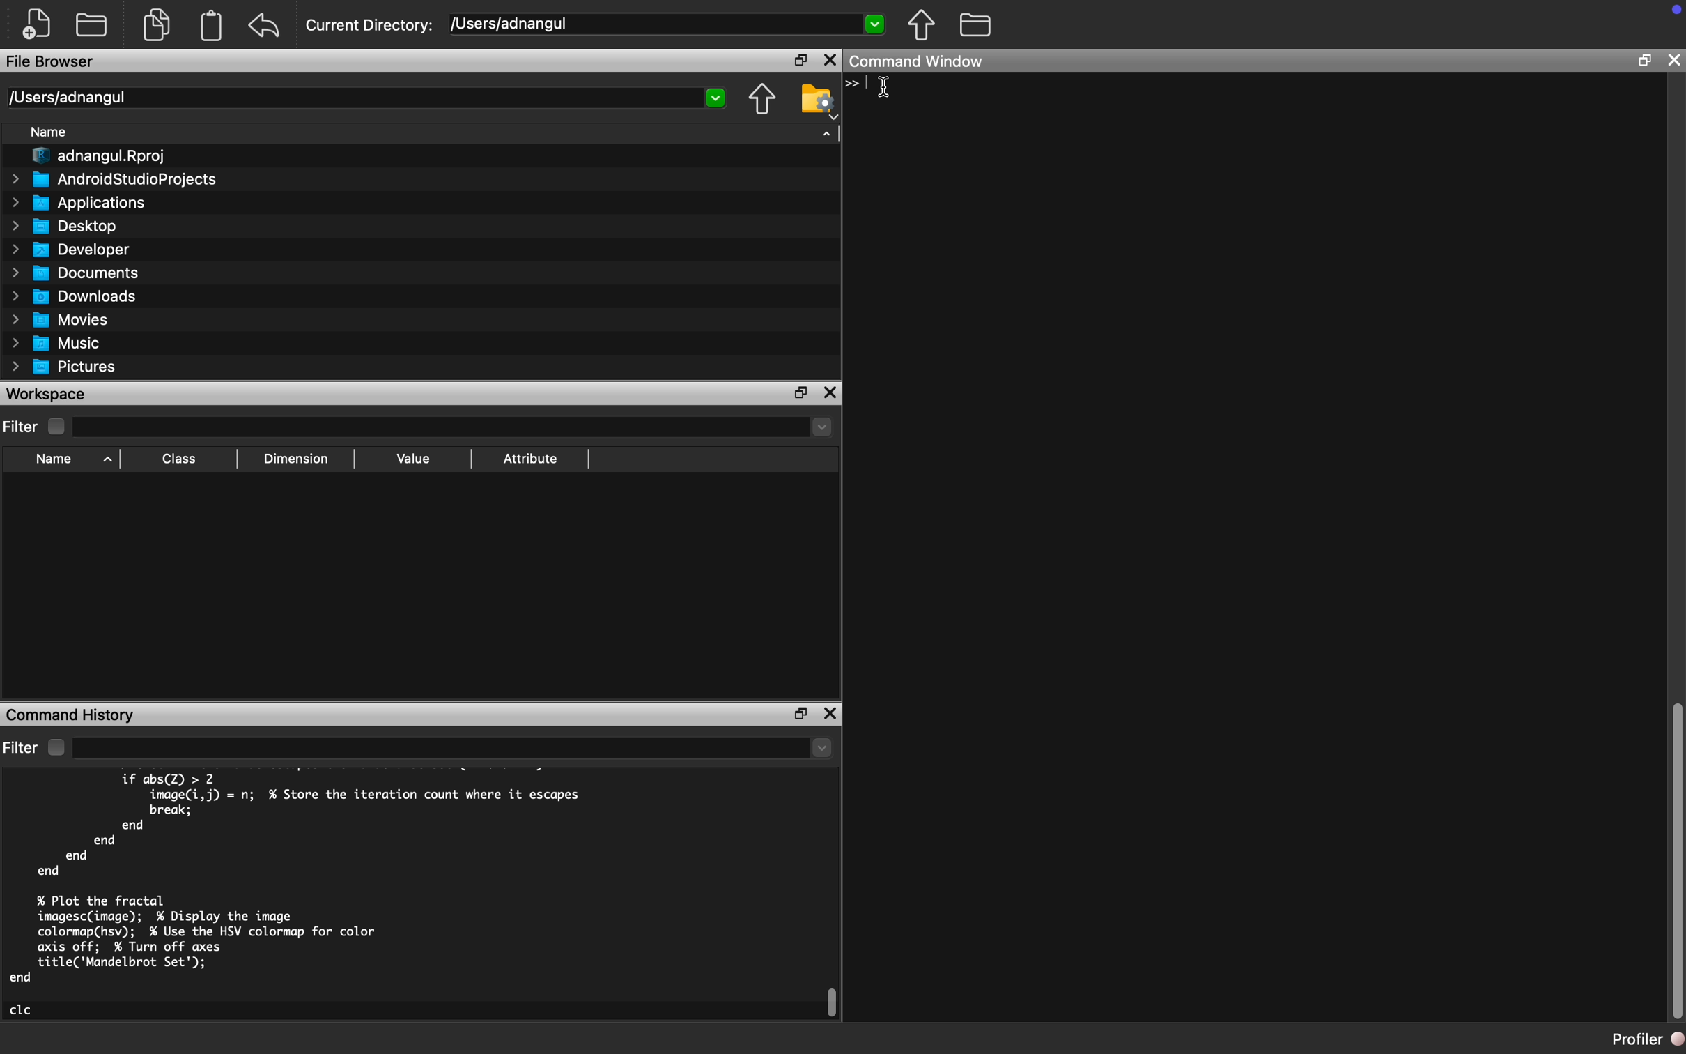  Describe the element at coordinates (454, 747) in the screenshot. I see `Dropdown` at that location.